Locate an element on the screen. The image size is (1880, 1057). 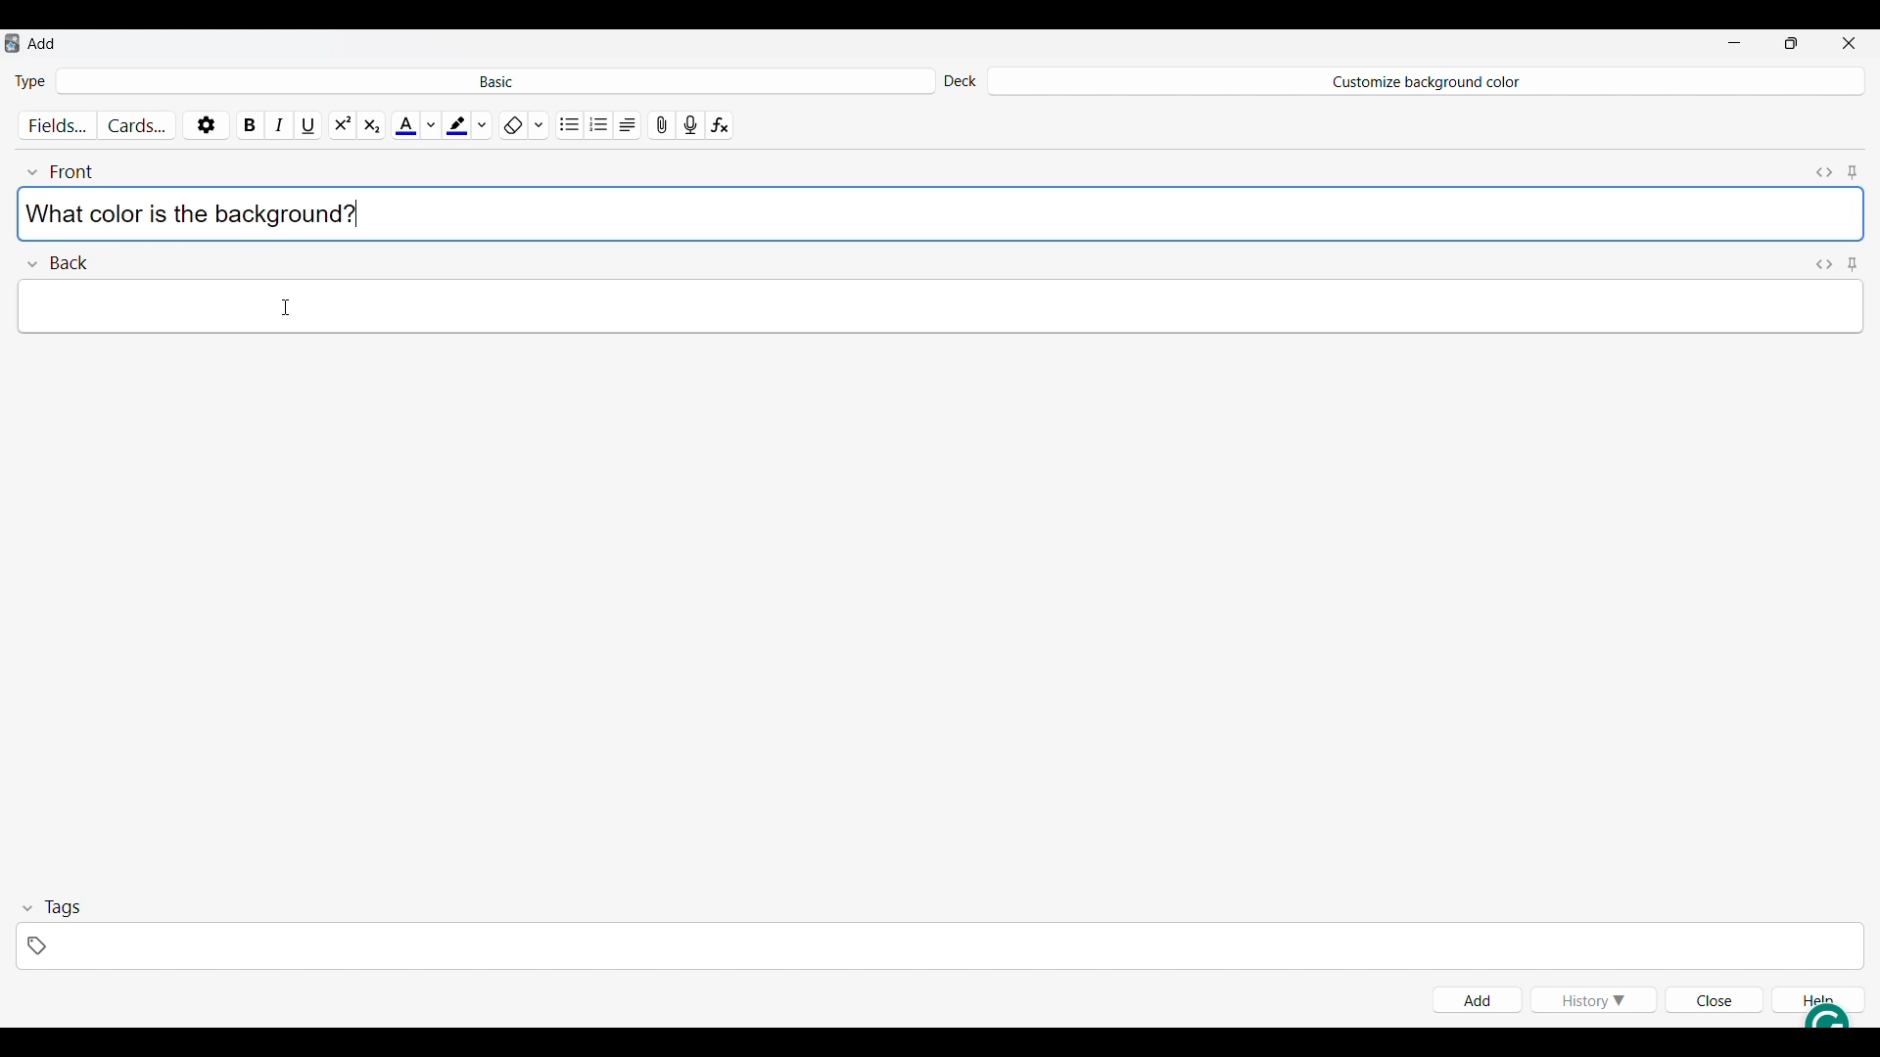
Selected text color is located at coordinates (404, 122).